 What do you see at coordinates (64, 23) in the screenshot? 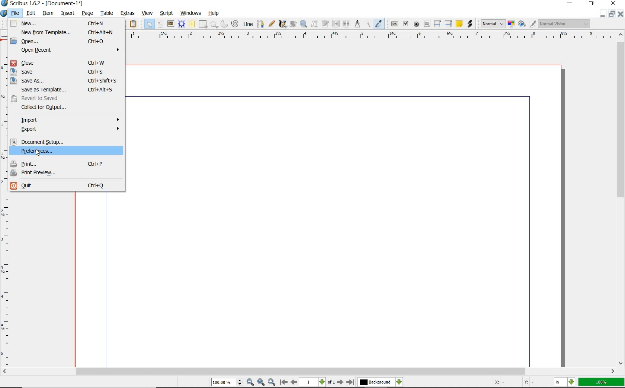
I see `new` at bounding box center [64, 23].